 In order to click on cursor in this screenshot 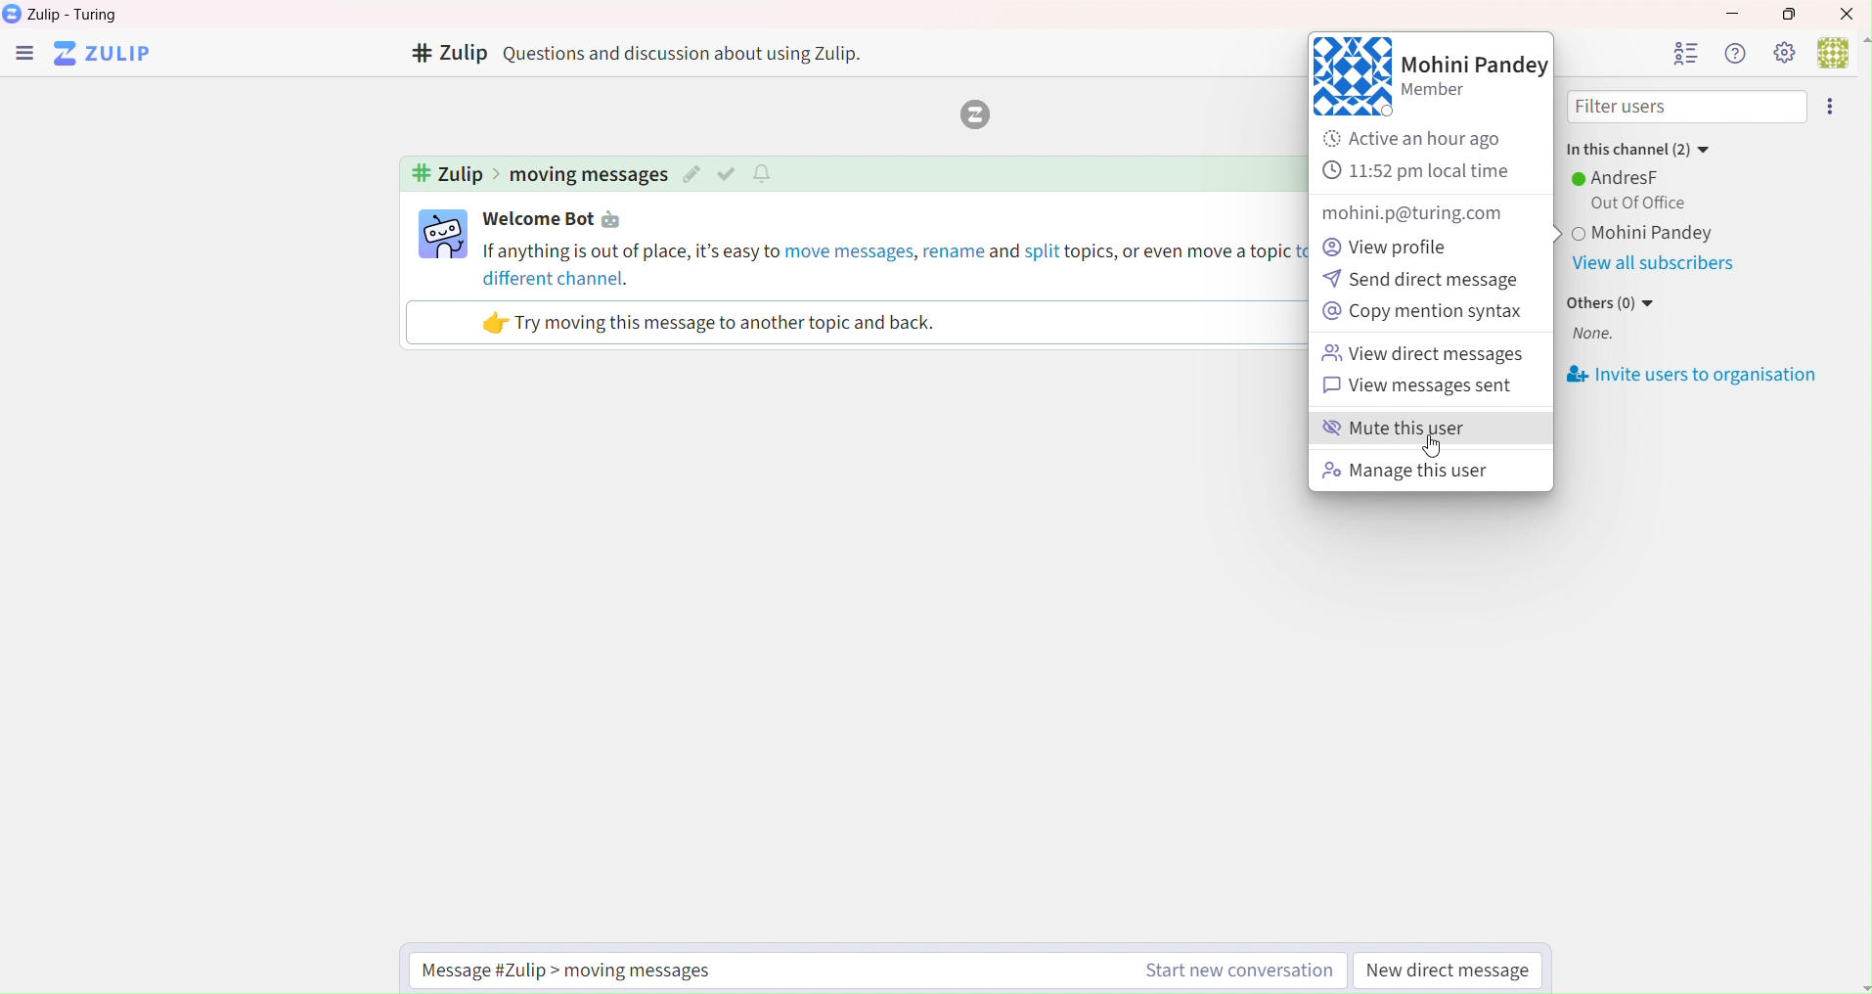, I will do `click(1431, 450)`.